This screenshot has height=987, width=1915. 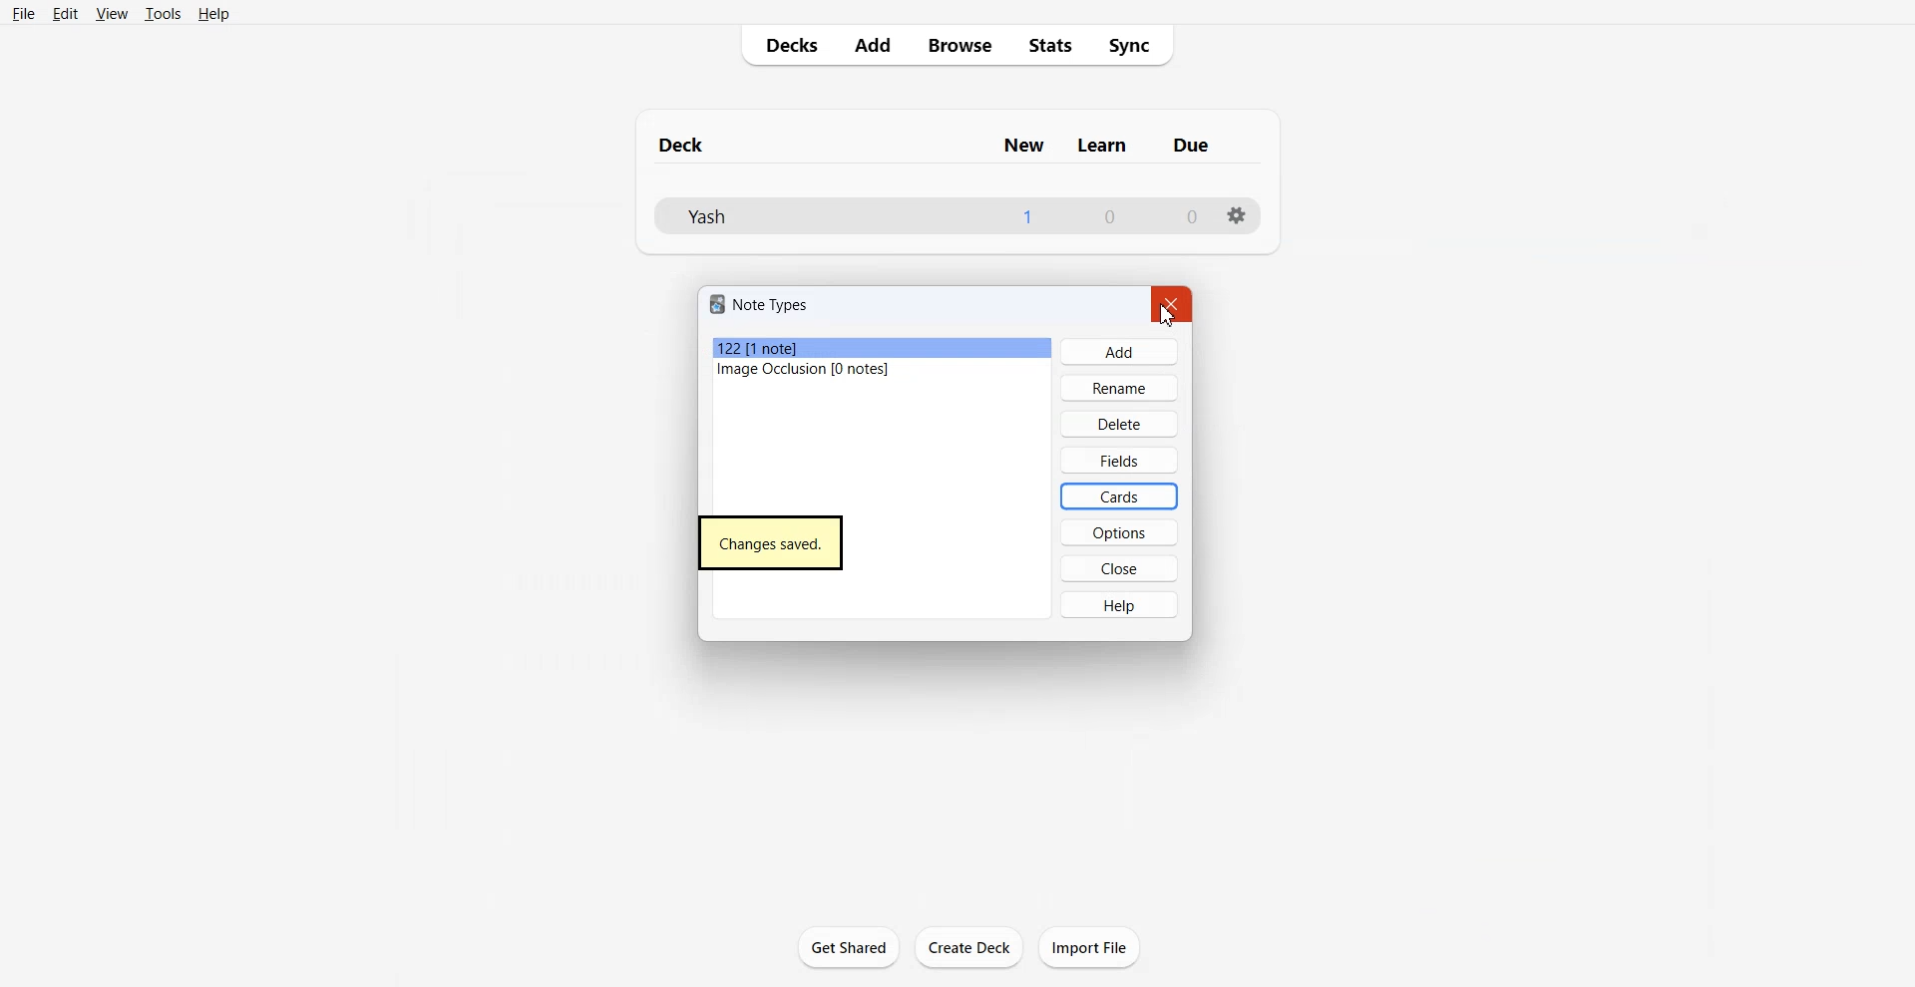 What do you see at coordinates (1161, 319) in the screenshot?
I see `Cursor` at bounding box center [1161, 319].